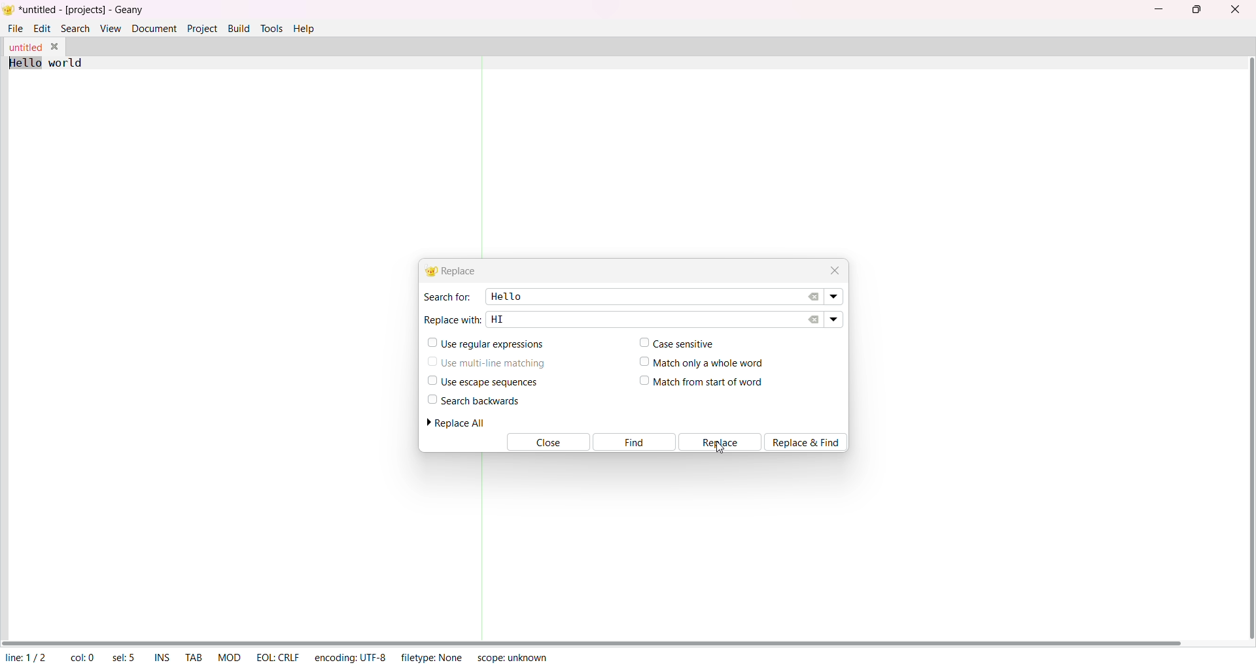 Image resolution: width=1256 pixels, height=665 pixels. What do you see at coordinates (25, 657) in the screenshot?
I see `line: 2/2` at bounding box center [25, 657].